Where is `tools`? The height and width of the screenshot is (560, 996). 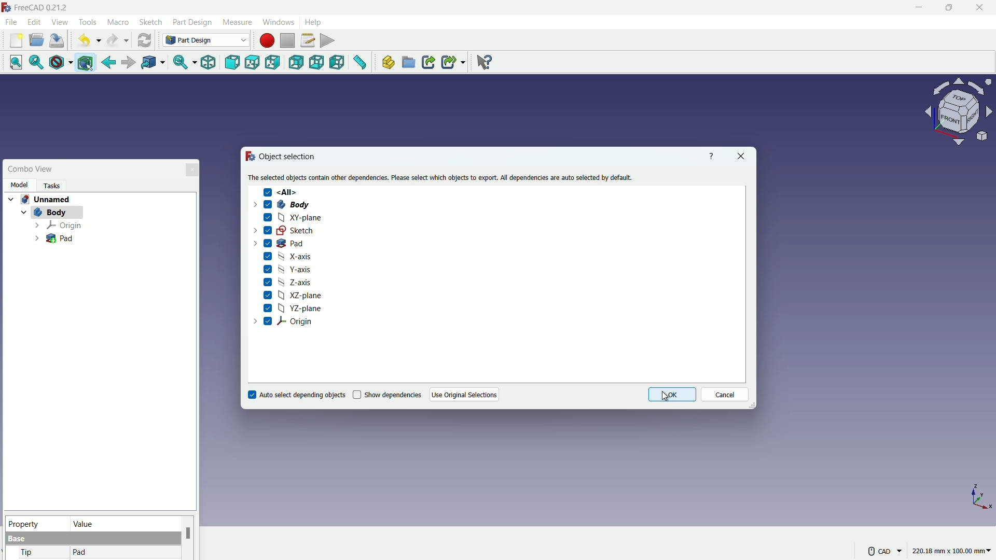 tools is located at coordinates (89, 22).